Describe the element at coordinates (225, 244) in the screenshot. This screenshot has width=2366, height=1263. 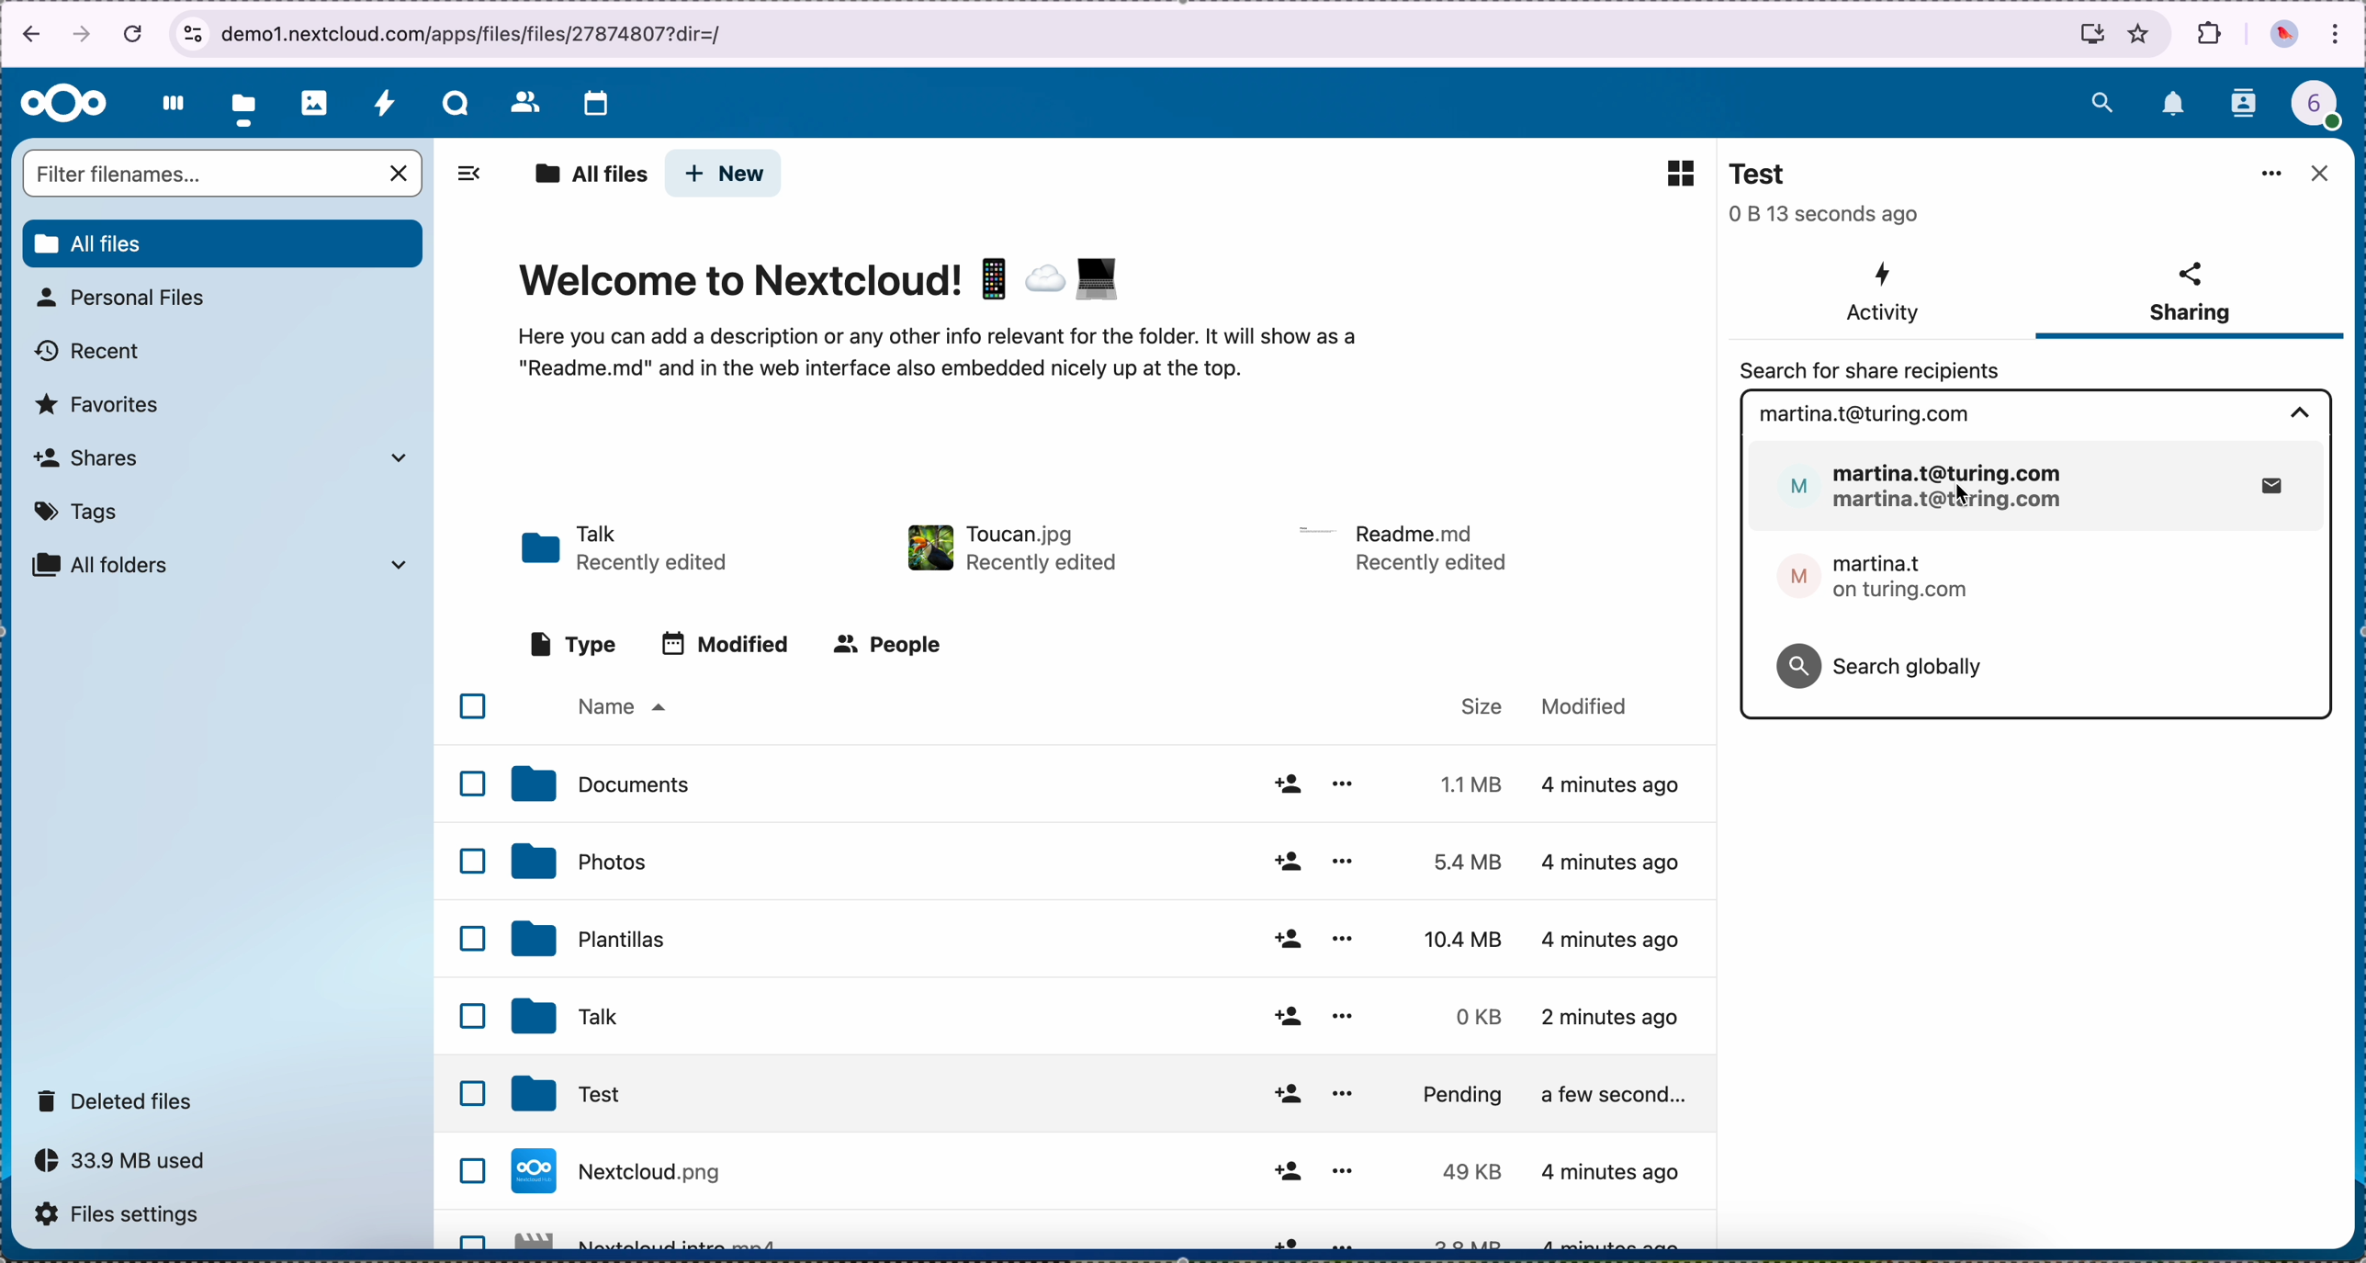
I see `all files button` at that location.